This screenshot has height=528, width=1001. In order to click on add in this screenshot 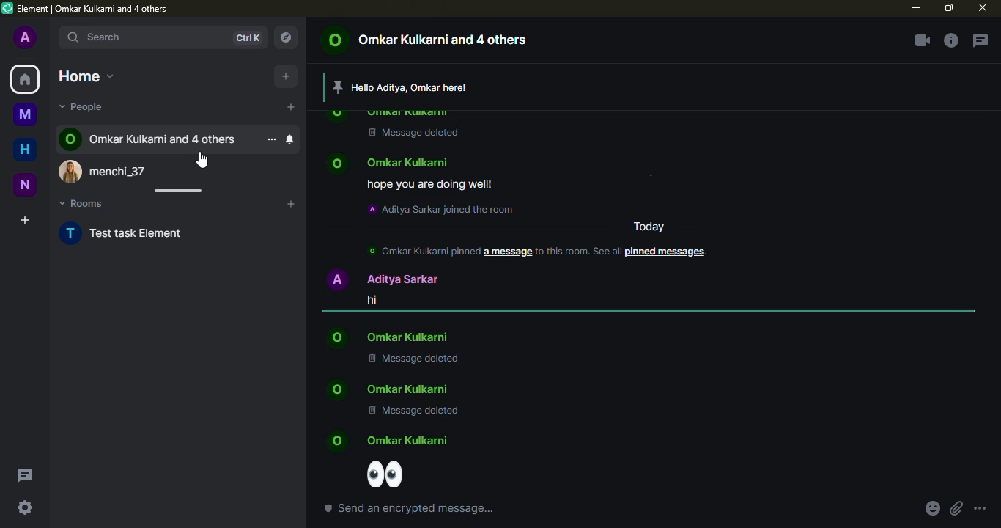, I will do `click(286, 75)`.